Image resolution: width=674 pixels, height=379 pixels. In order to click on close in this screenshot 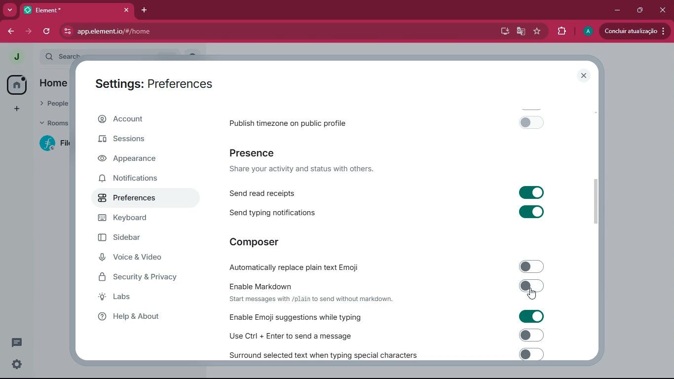, I will do `click(582, 76)`.